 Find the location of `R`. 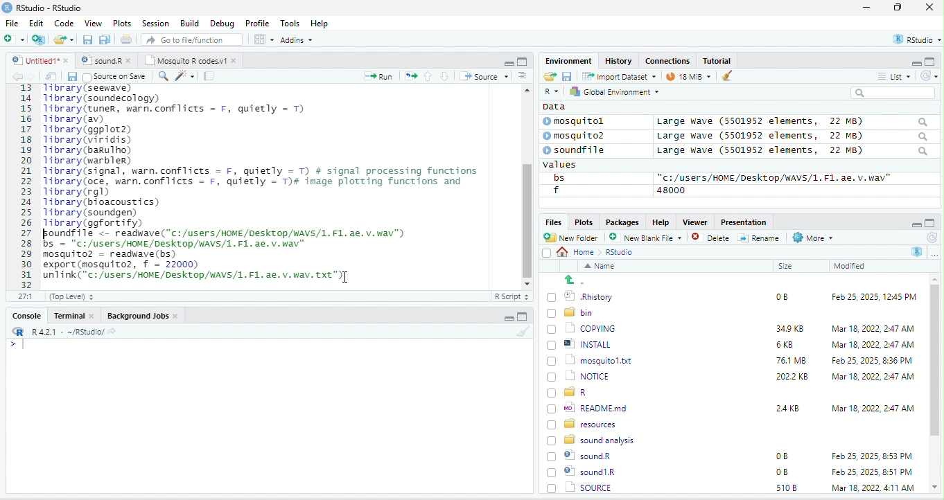

R is located at coordinates (550, 92).